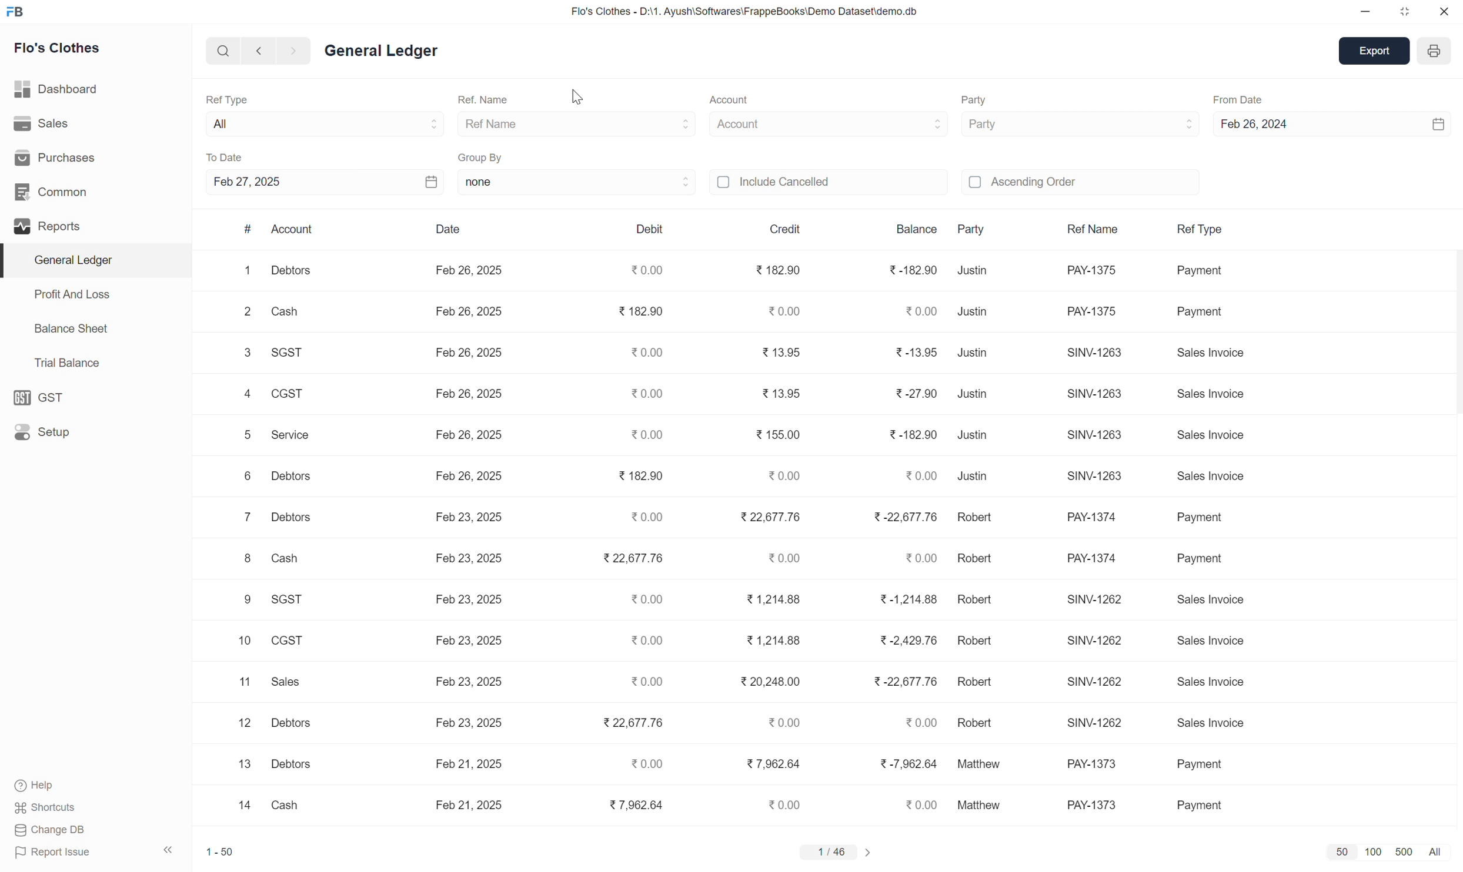  I want to click on SINV-1262, so click(1095, 682).